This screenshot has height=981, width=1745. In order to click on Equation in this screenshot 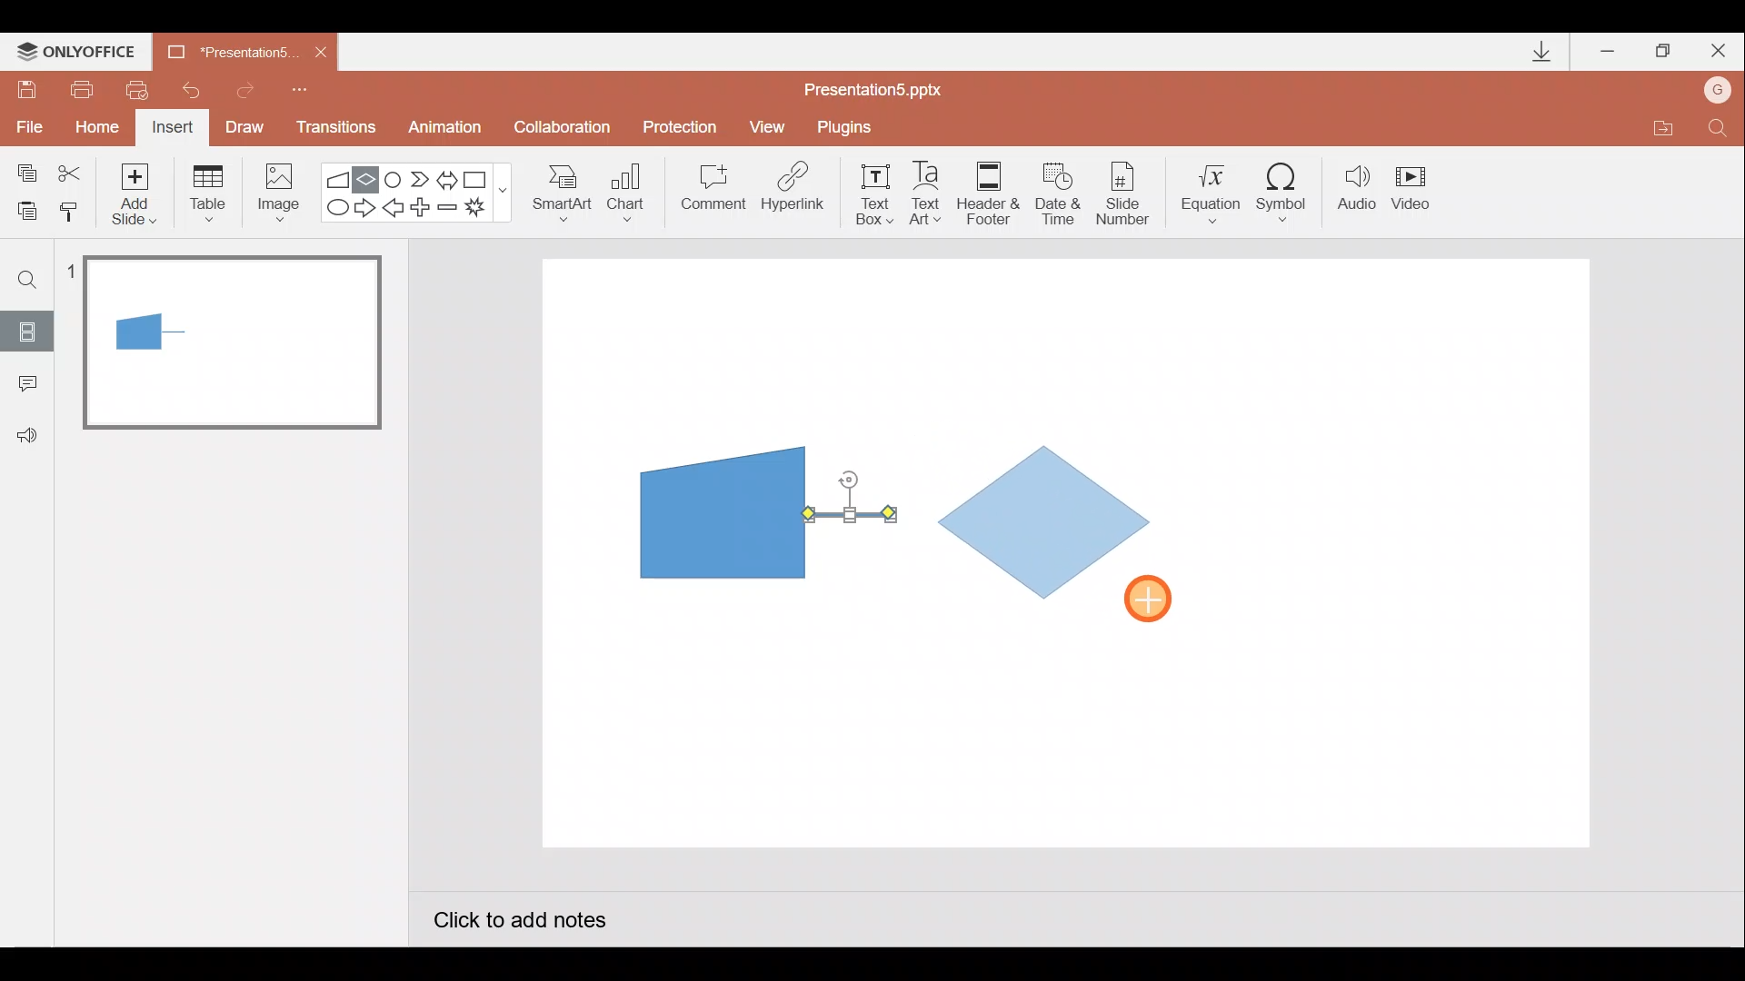, I will do `click(1214, 191)`.